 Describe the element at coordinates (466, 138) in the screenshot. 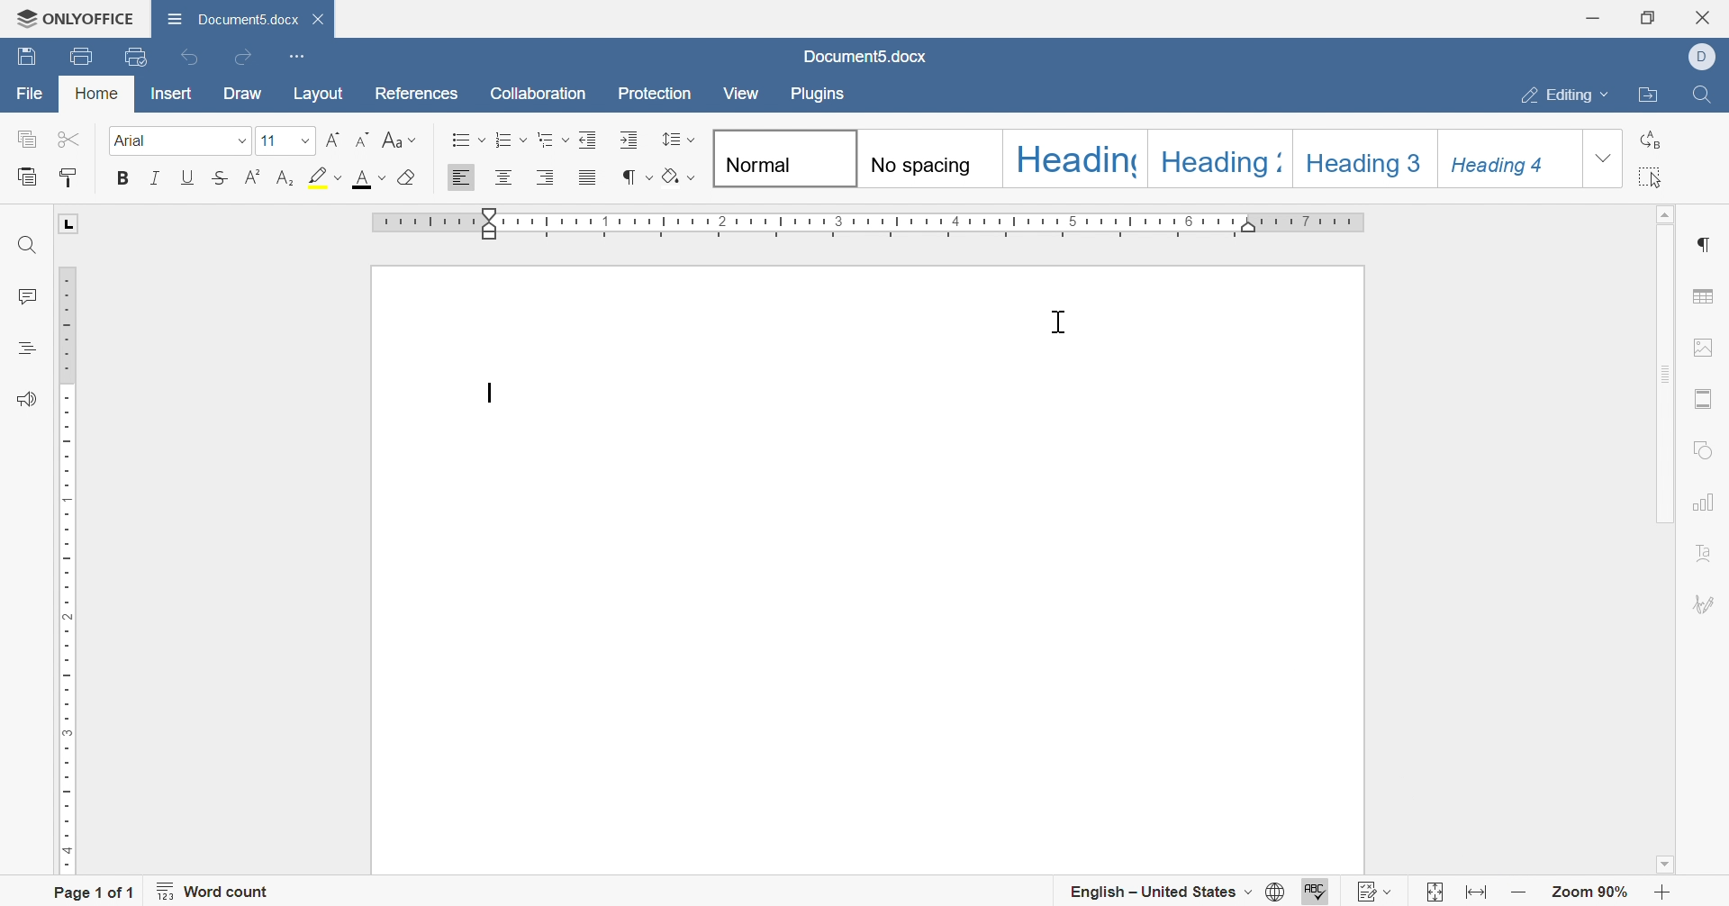

I see `bullets` at that location.